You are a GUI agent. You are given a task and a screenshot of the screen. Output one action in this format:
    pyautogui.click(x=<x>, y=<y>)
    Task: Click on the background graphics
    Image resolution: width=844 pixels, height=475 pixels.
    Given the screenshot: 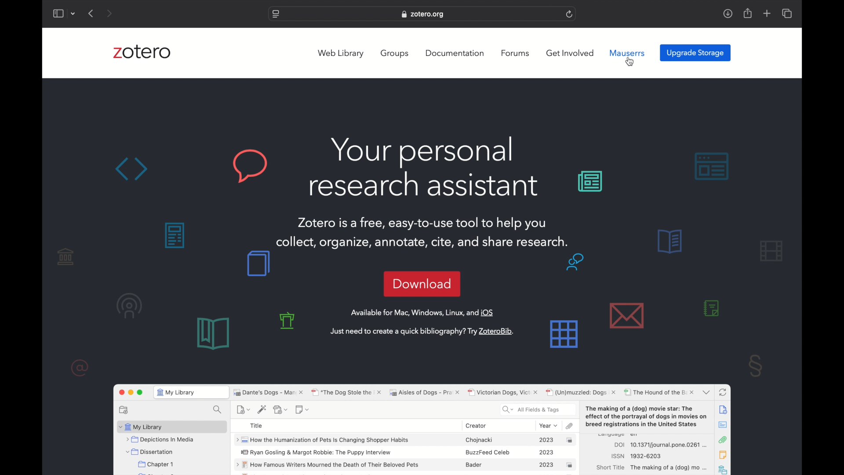 What is the action you would take?
    pyautogui.click(x=596, y=301)
    